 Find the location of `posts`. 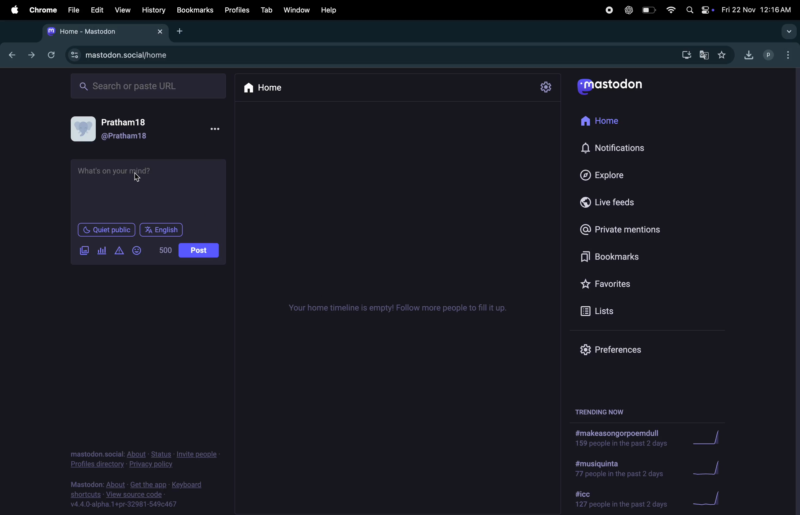

posts is located at coordinates (199, 251).